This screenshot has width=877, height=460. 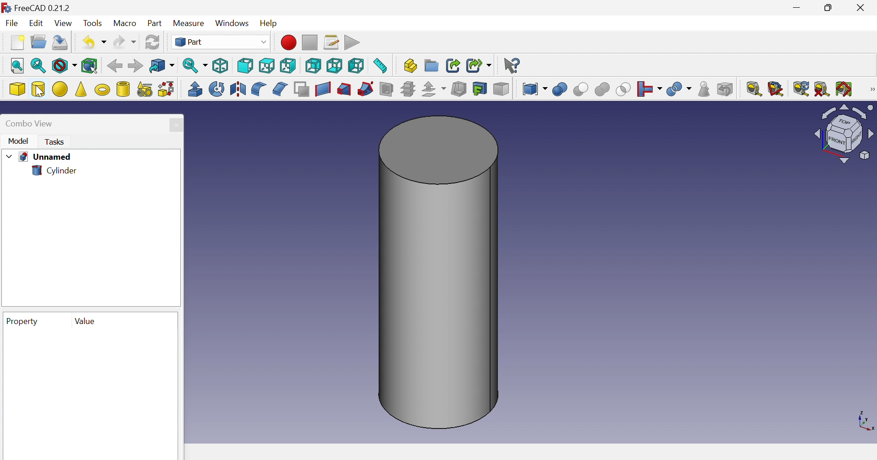 I want to click on Cylinder, so click(x=55, y=171).